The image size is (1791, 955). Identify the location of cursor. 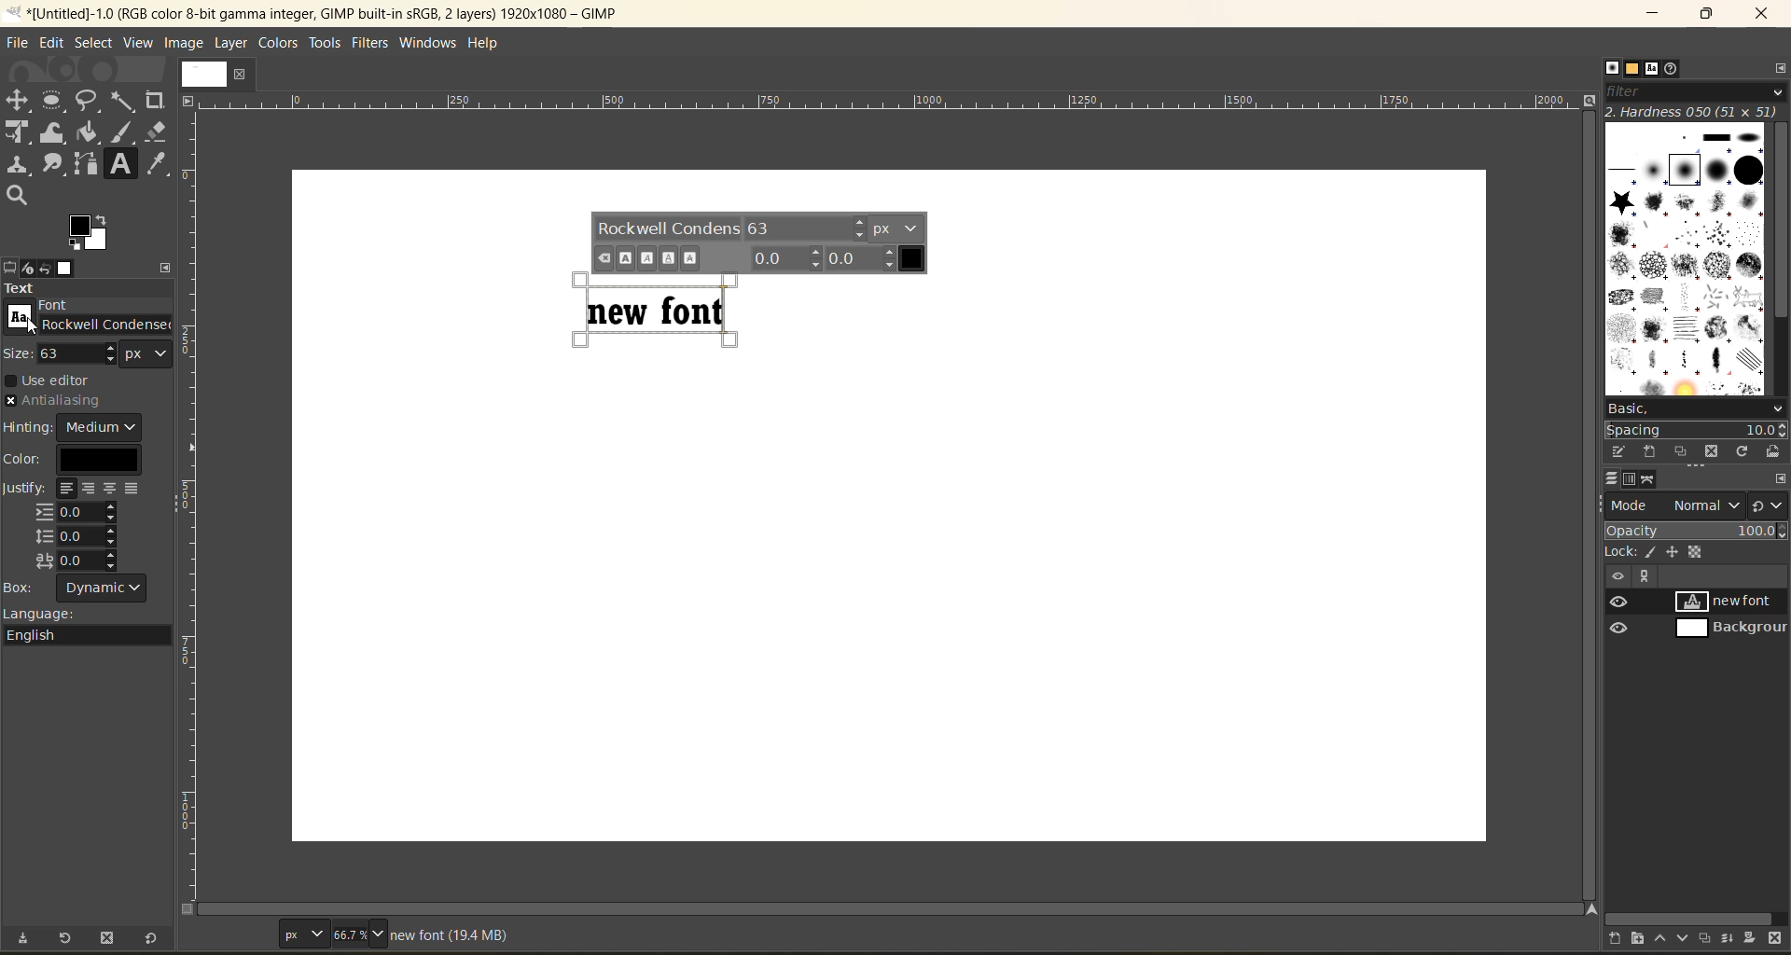
(31, 328).